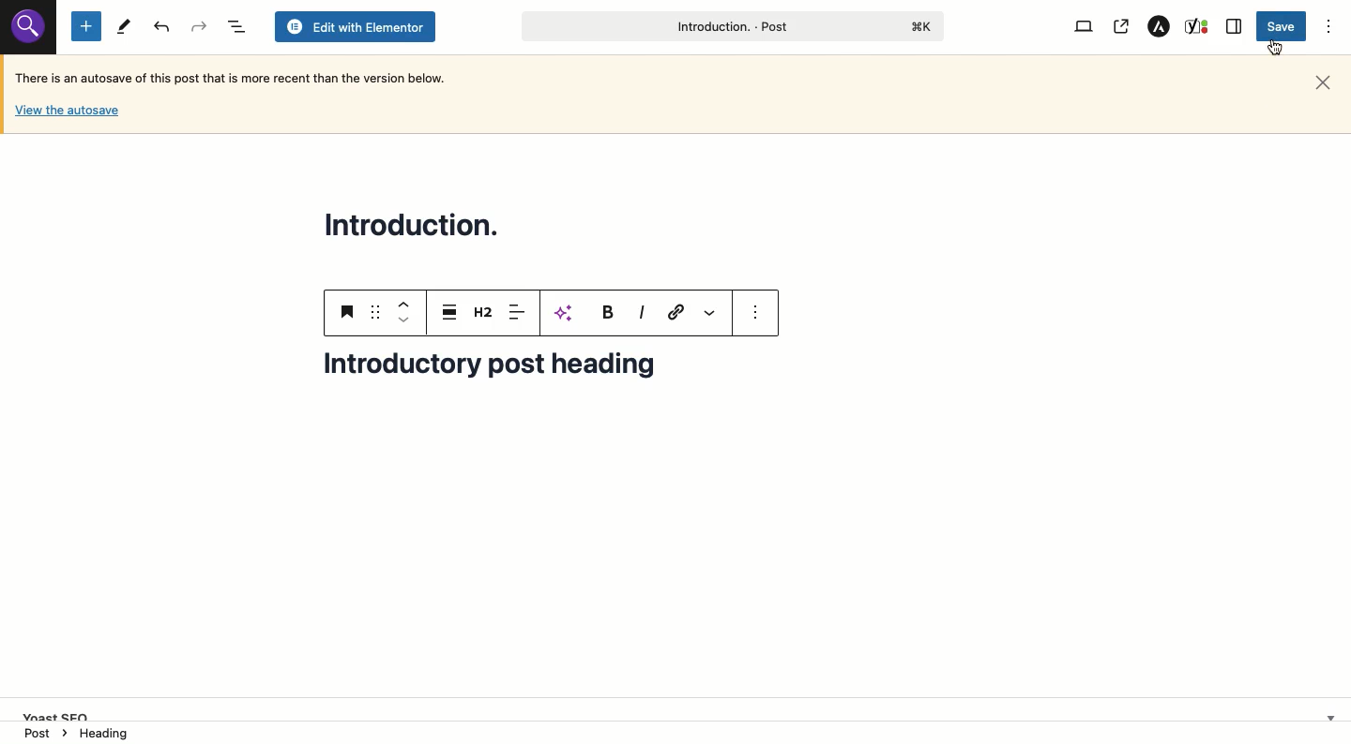 The width and height of the screenshot is (1351, 744). What do you see at coordinates (504, 374) in the screenshot?
I see `Introductory post heading` at bounding box center [504, 374].